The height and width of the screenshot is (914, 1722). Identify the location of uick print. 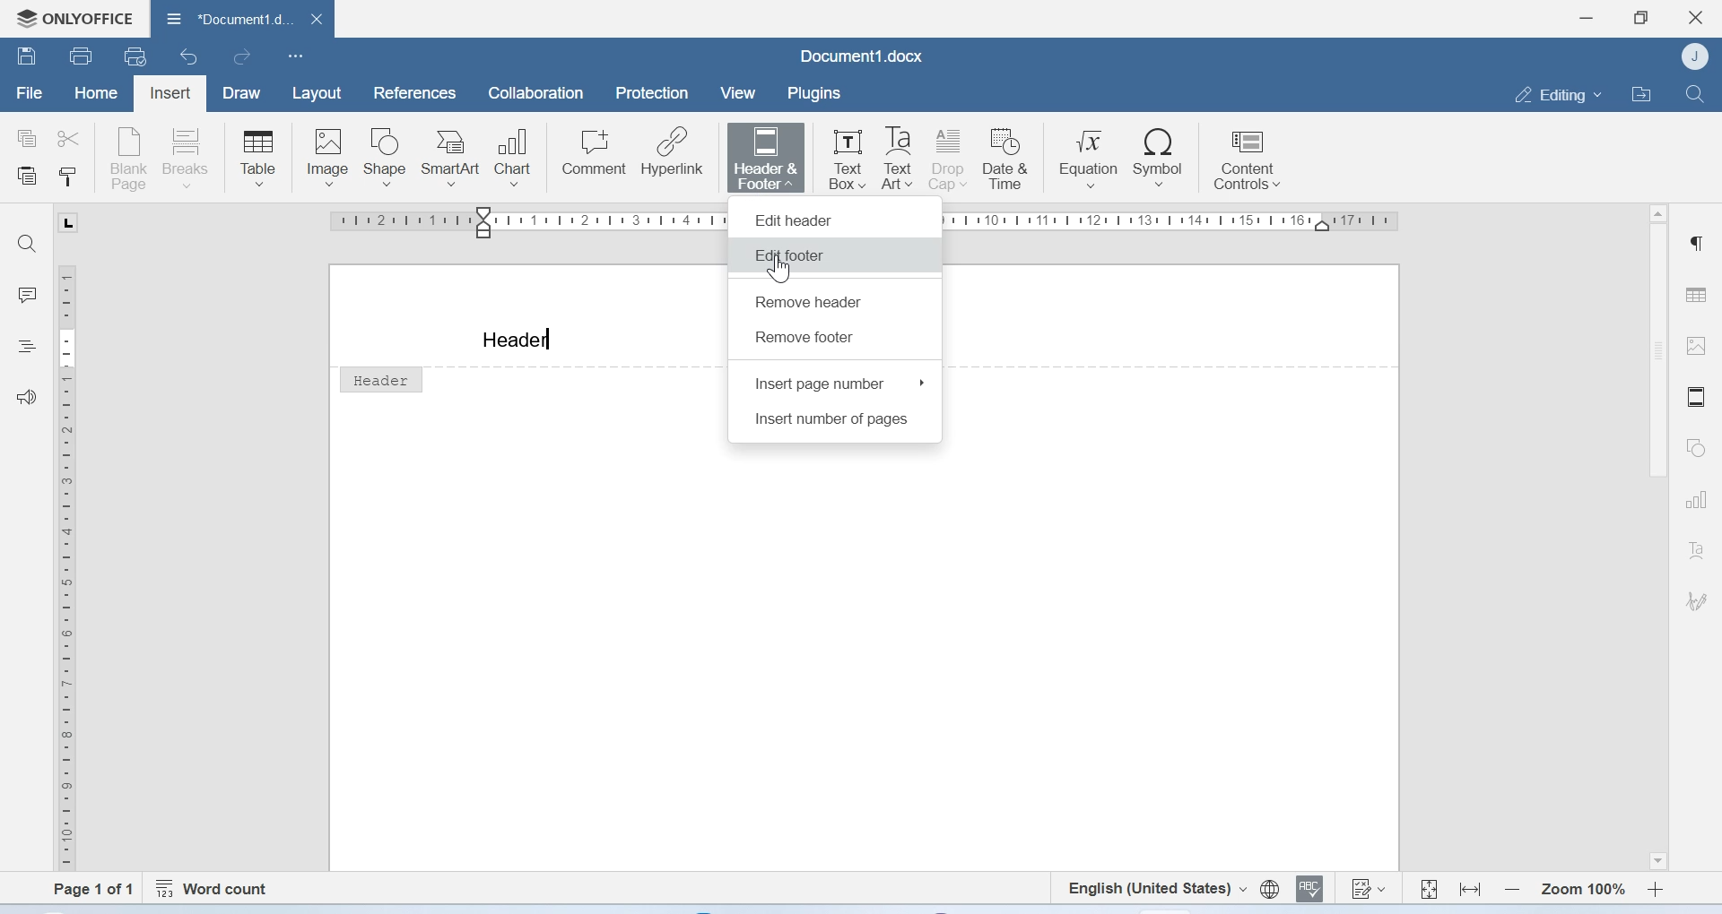
(138, 57).